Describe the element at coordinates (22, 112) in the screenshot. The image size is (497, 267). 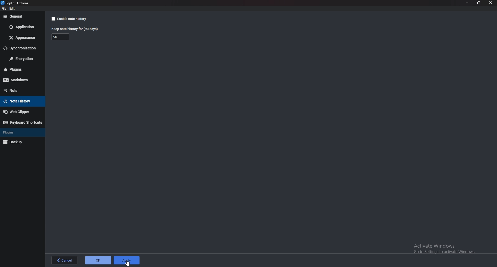
I see `Web Clipper` at that location.